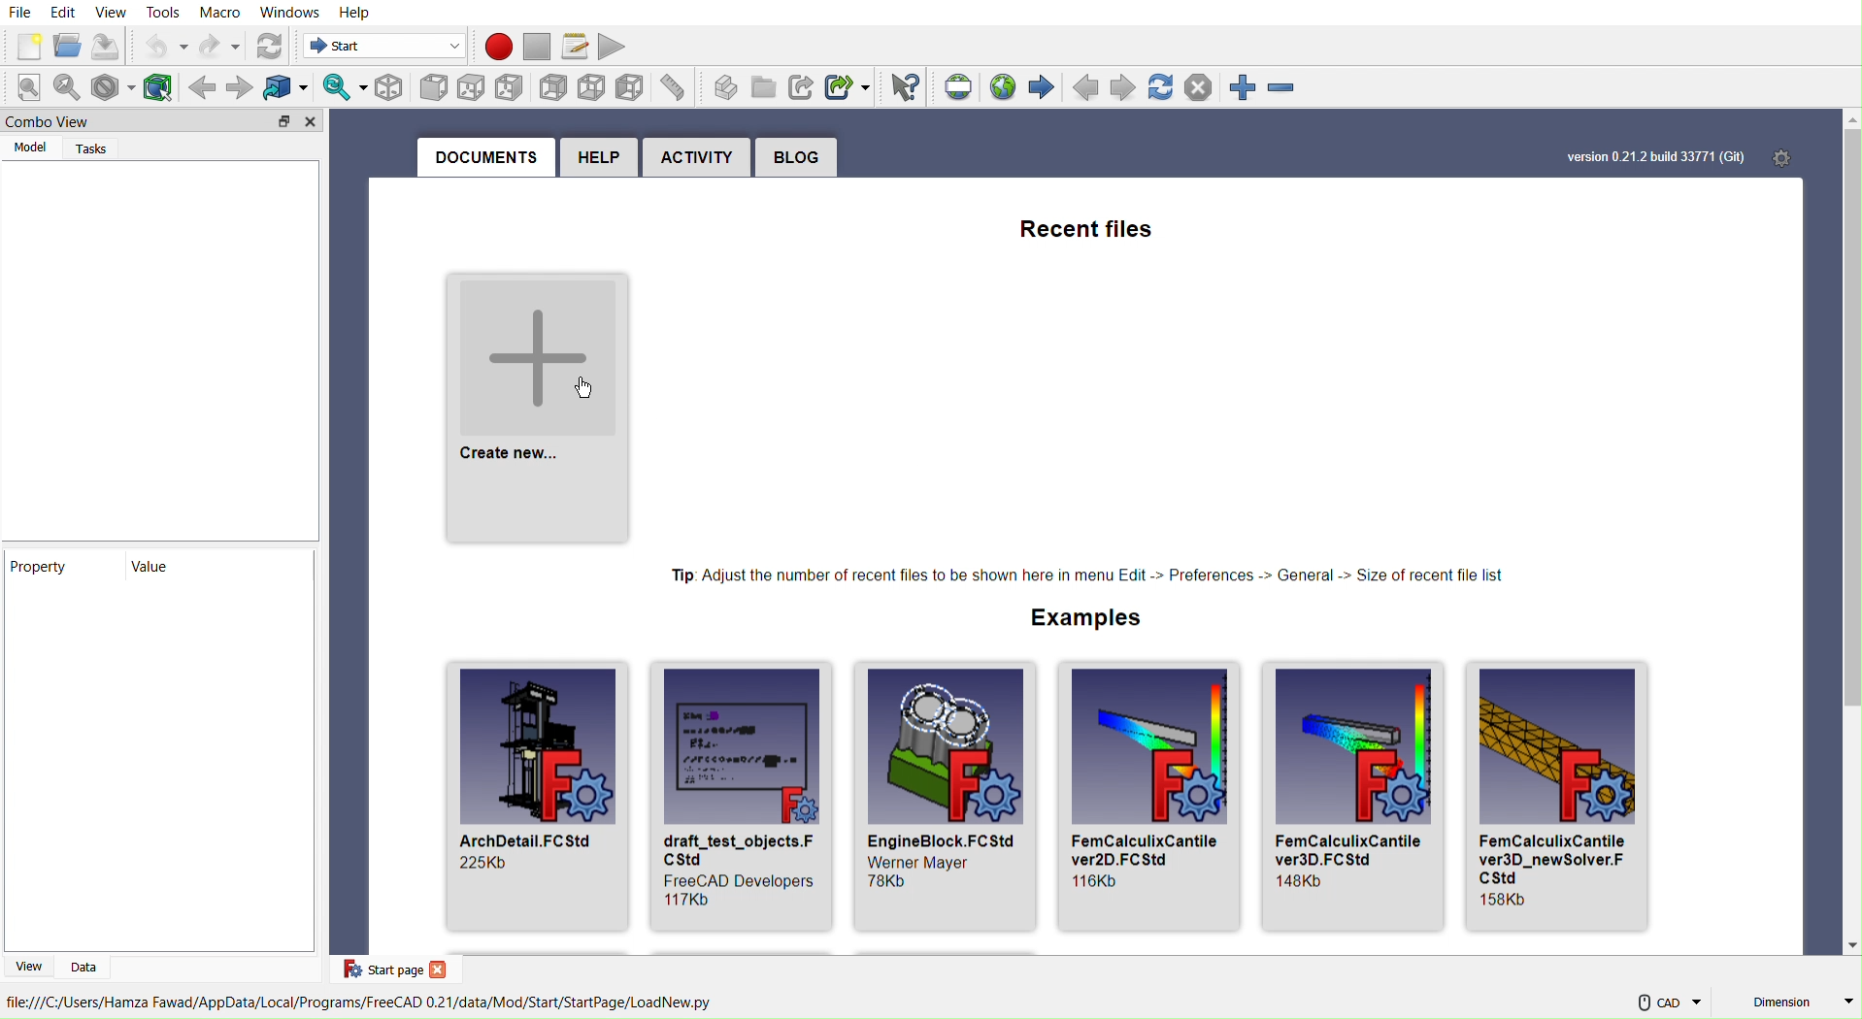 The image size is (1862, 1019). Describe the element at coordinates (165, 13) in the screenshot. I see `Tools` at that location.